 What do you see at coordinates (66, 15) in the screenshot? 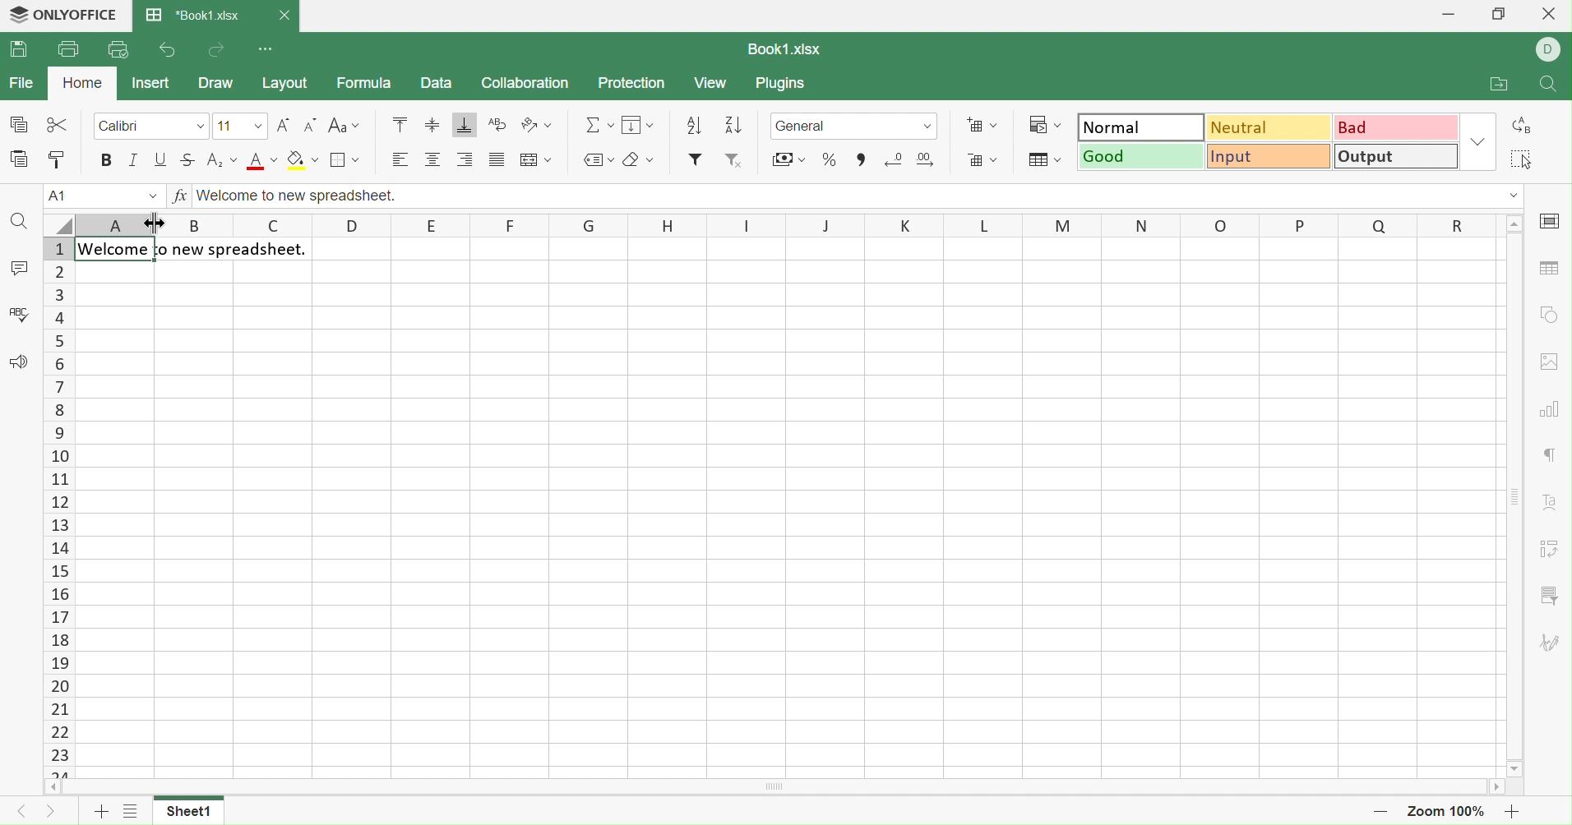
I see `ONLYOFFICE` at bounding box center [66, 15].